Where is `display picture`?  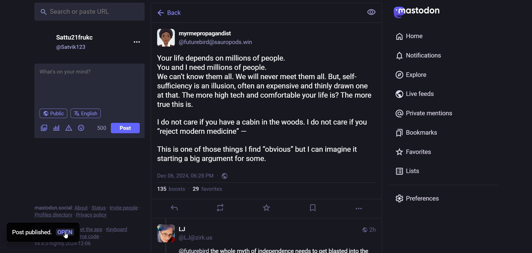 display picture is located at coordinates (164, 233).